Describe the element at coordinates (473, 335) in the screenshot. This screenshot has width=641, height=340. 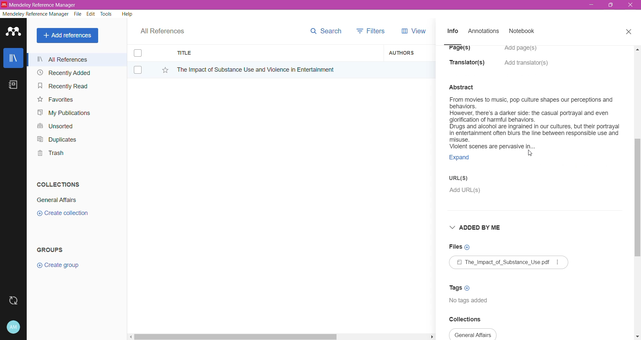
I see `Collection Name` at that location.